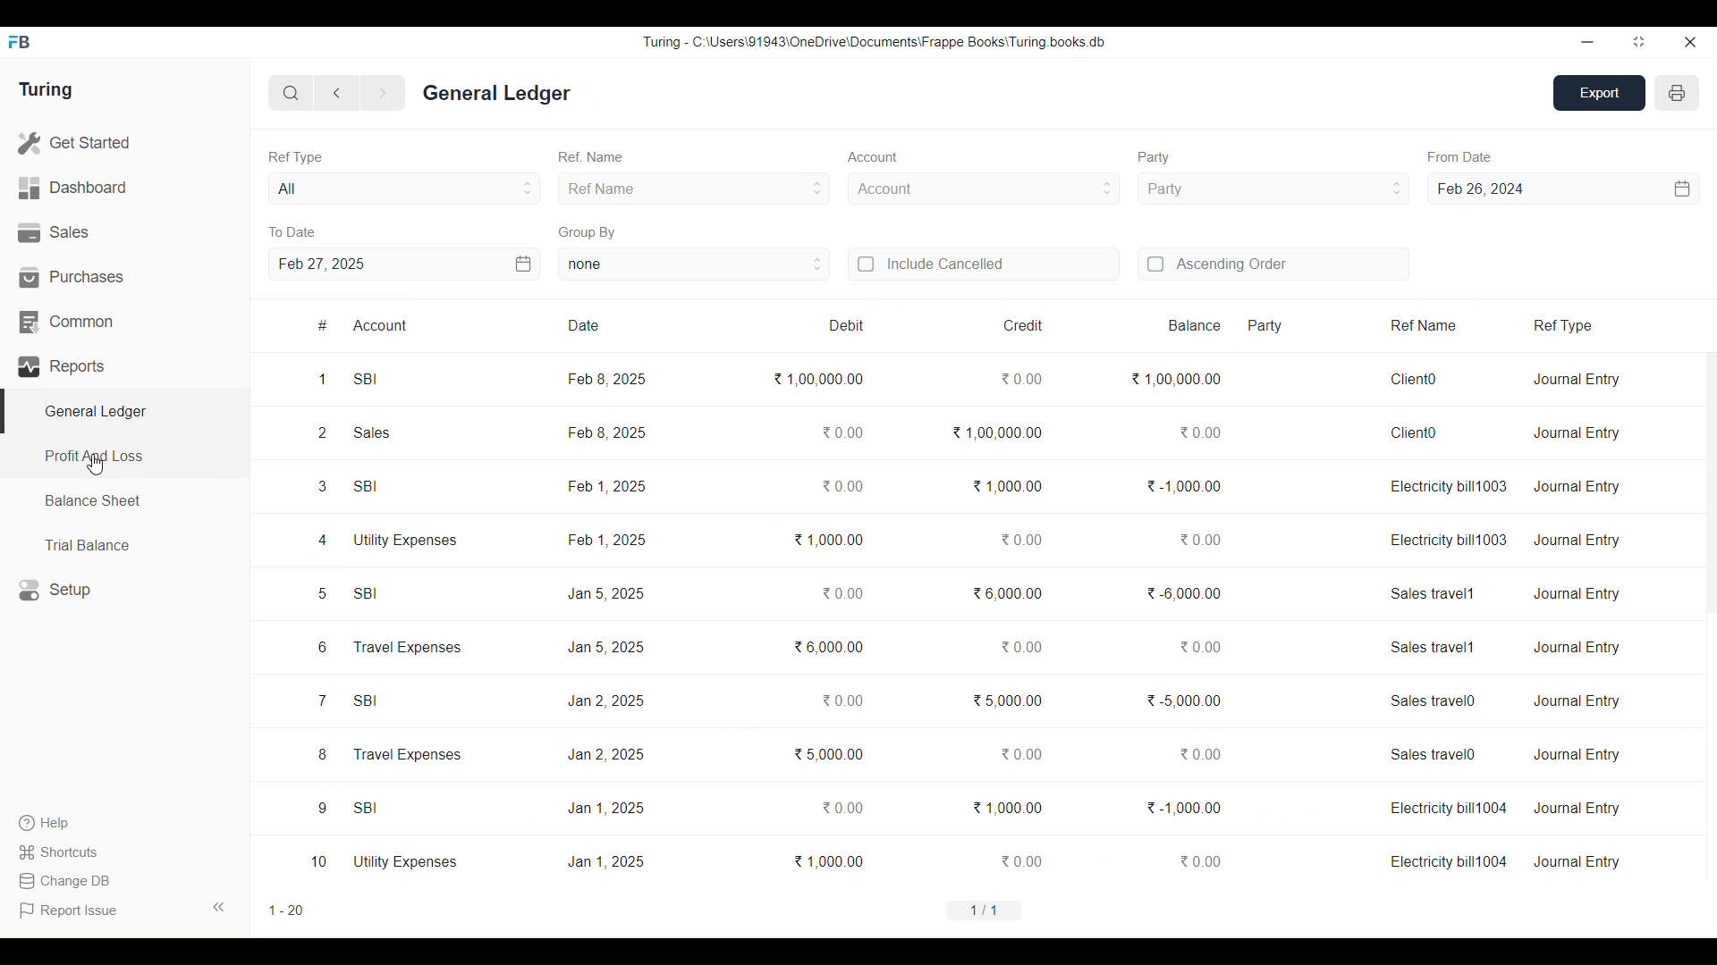 This screenshot has width=1717, height=965. I want to click on 0.00, so click(1021, 539).